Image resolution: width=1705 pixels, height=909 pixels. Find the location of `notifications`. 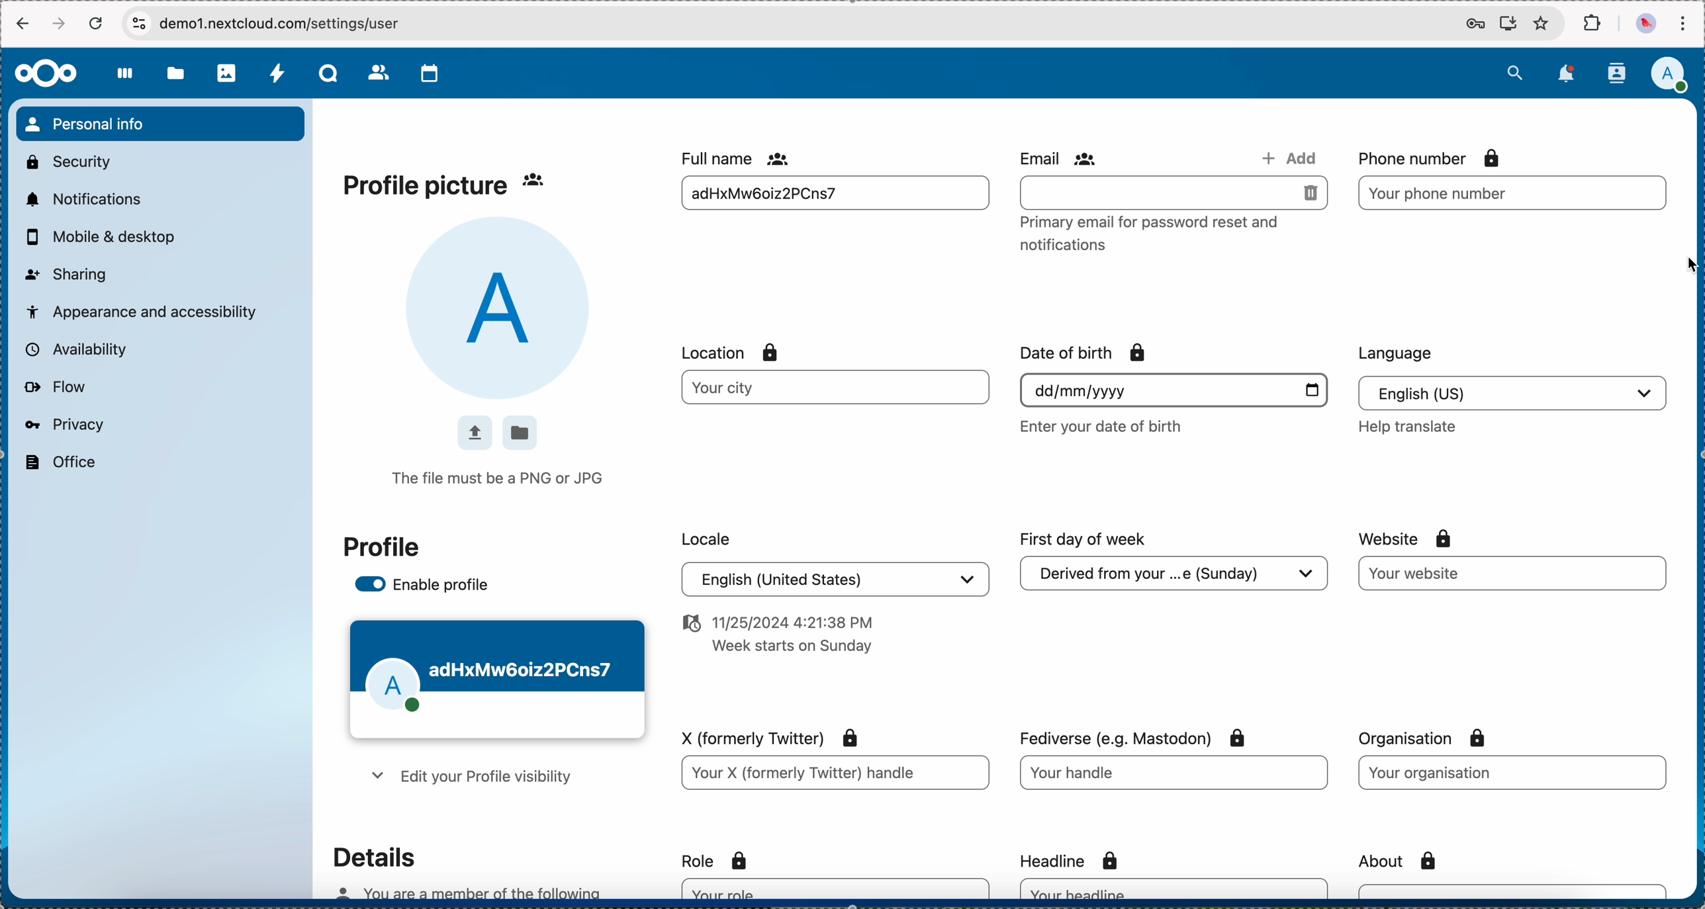

notifications is located at coordinates (1569, 73).